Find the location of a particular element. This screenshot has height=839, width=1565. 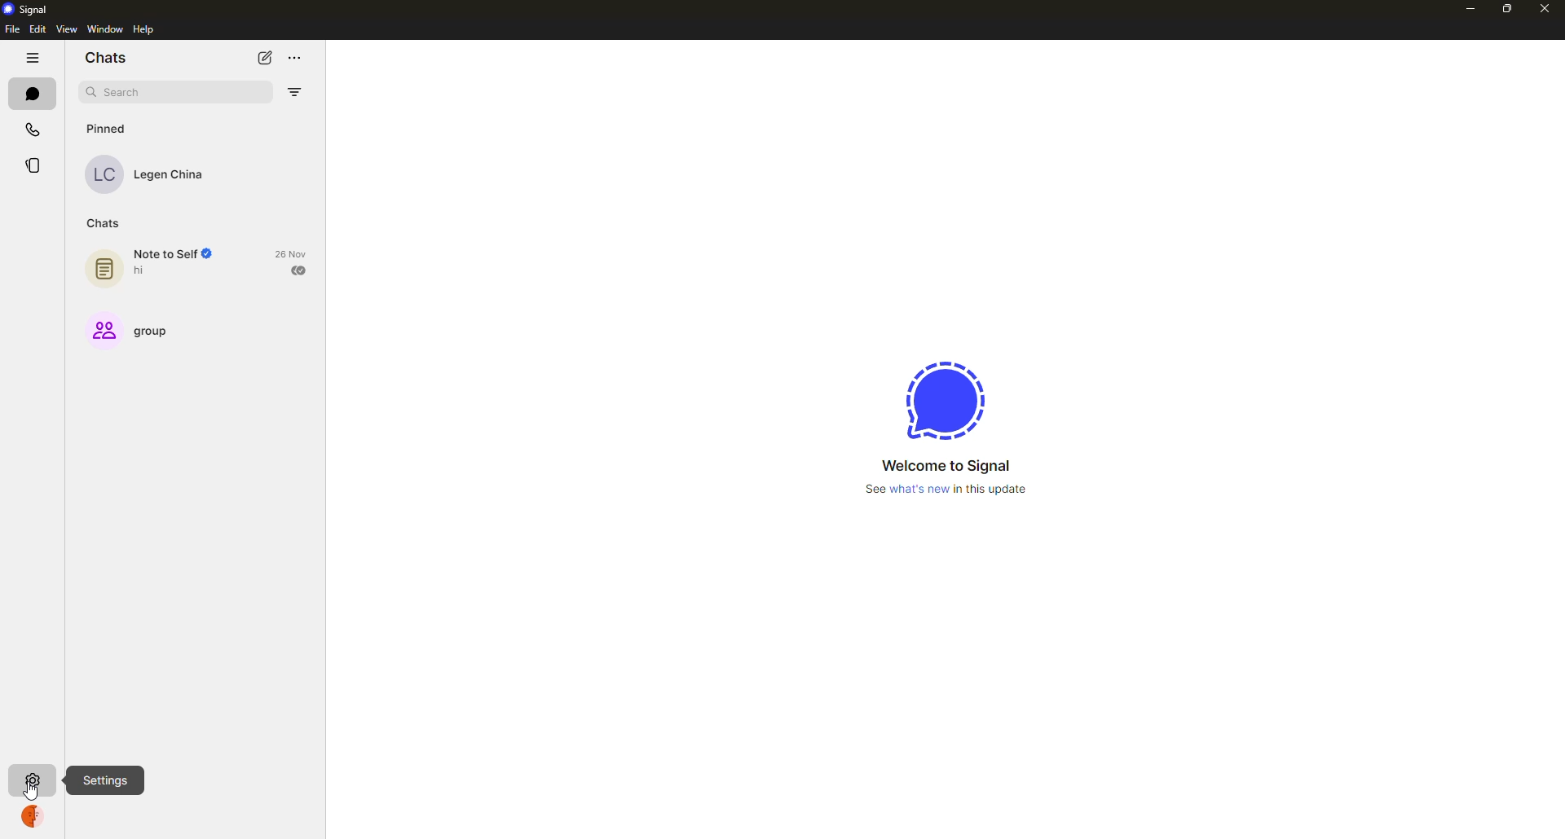

pinned is located at coordinates (110, 128).